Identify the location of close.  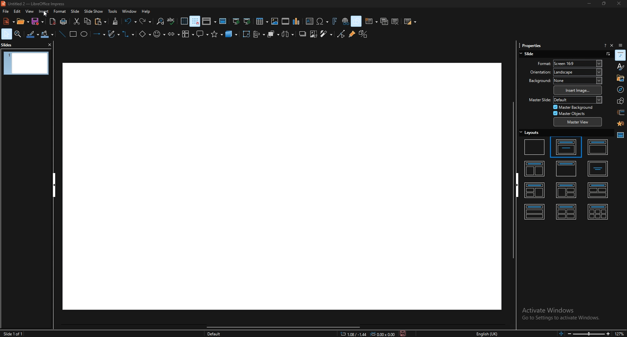
(49, 44).